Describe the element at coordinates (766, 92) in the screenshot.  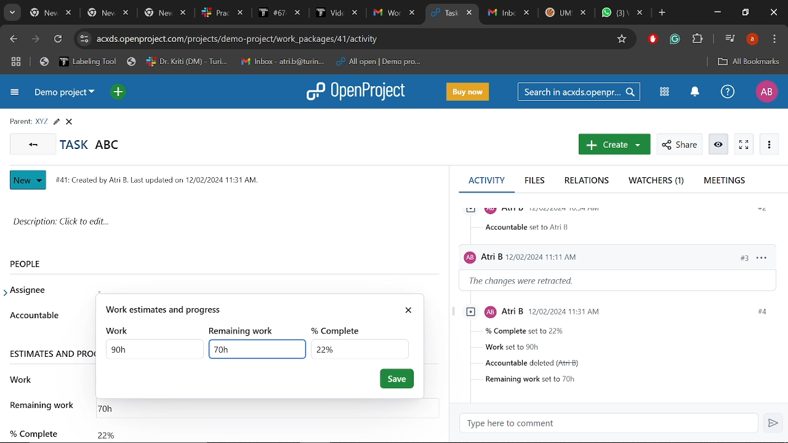
I see `Profile` at that location.